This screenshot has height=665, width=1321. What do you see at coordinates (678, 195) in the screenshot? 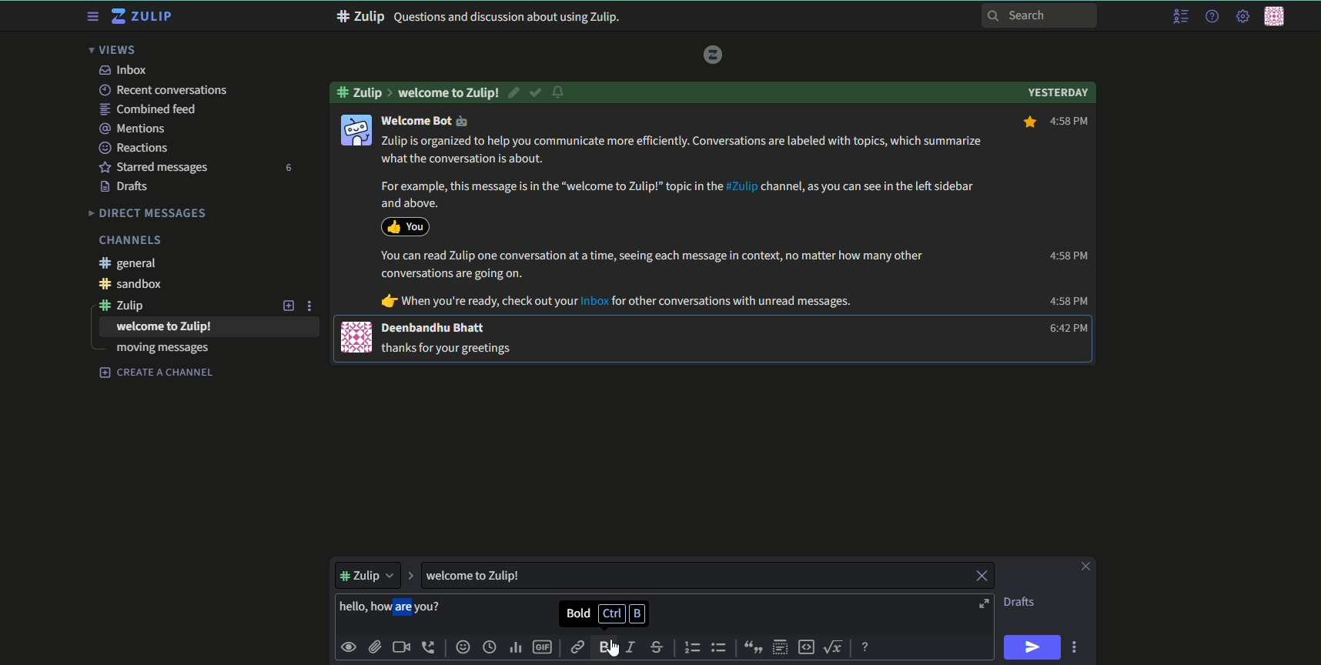
I see `For example, this message is in the “welcome to Zulip!” topic in the #Zulip channel, as you can see in the left sidebar and above.` at bounding box center [678, 195].